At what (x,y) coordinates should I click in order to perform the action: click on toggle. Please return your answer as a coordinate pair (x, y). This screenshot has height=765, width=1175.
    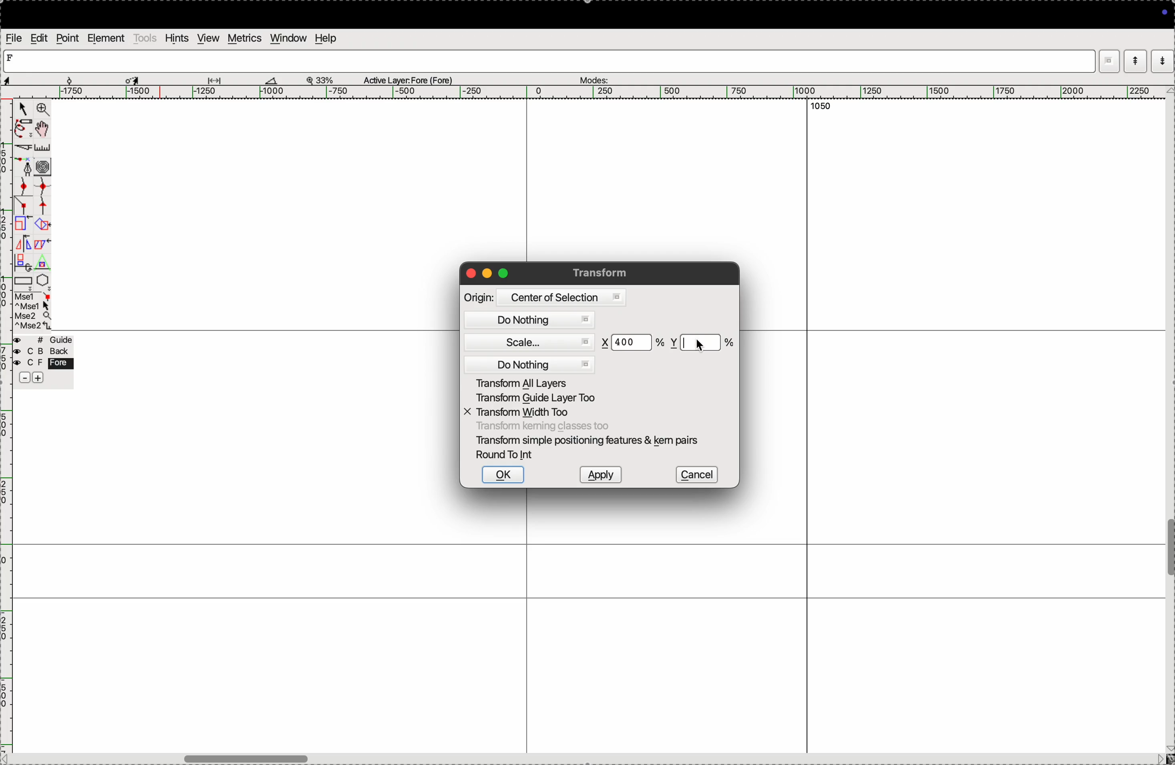
    Looking at the image, I should click on (43, 129).